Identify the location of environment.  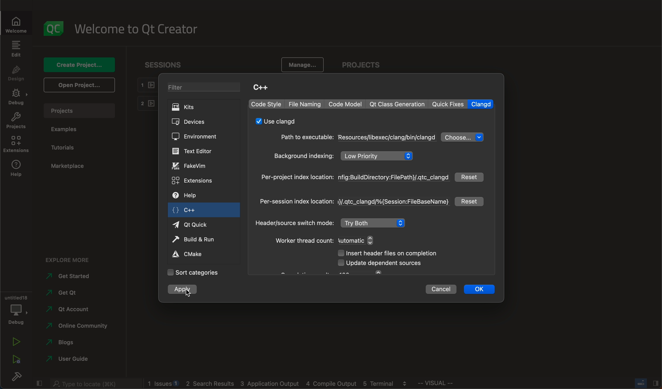
(198, 136).